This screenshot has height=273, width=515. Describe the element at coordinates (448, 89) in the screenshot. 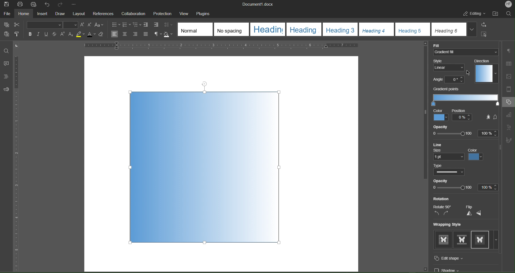

I see `Gradient Points` at that location.